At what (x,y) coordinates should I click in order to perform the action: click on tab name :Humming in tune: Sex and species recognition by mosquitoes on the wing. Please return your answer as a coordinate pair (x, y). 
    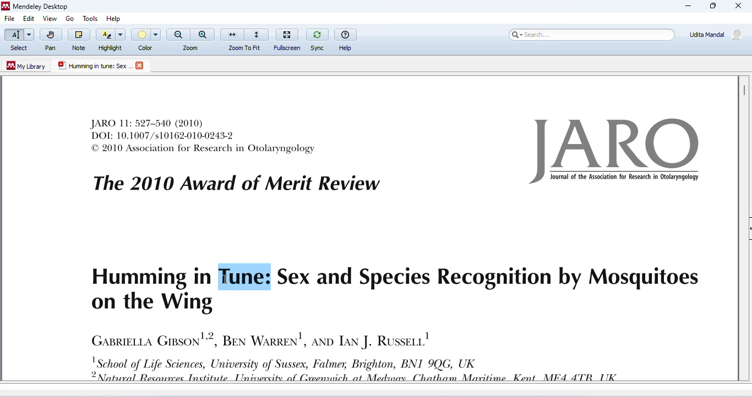
    Looking at the image, I should click on (94, 66).